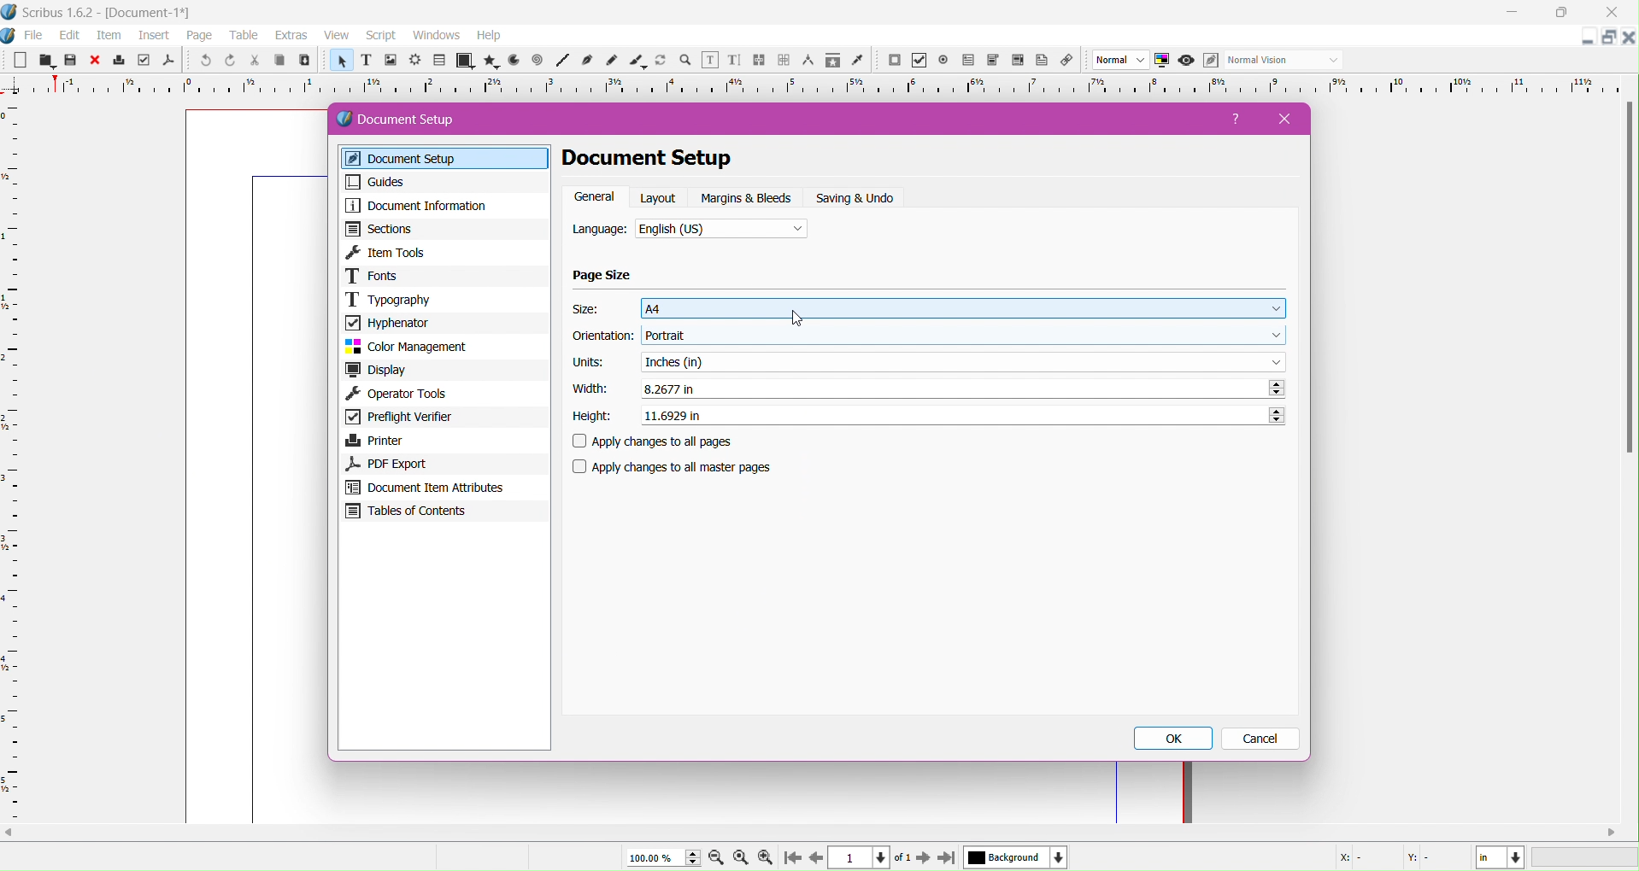 Image resolution: width=1639 pixels, height=871 pixels. I want to click on image preview quality, so click(1121, 61).